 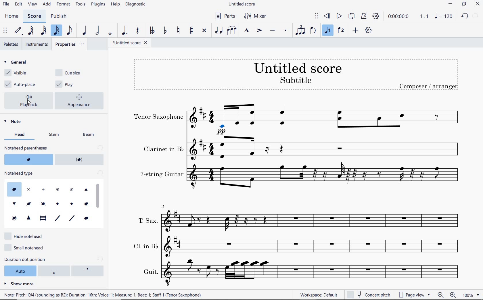 I want to click on FLIP DIRECTION, so click(x=315, y=30).